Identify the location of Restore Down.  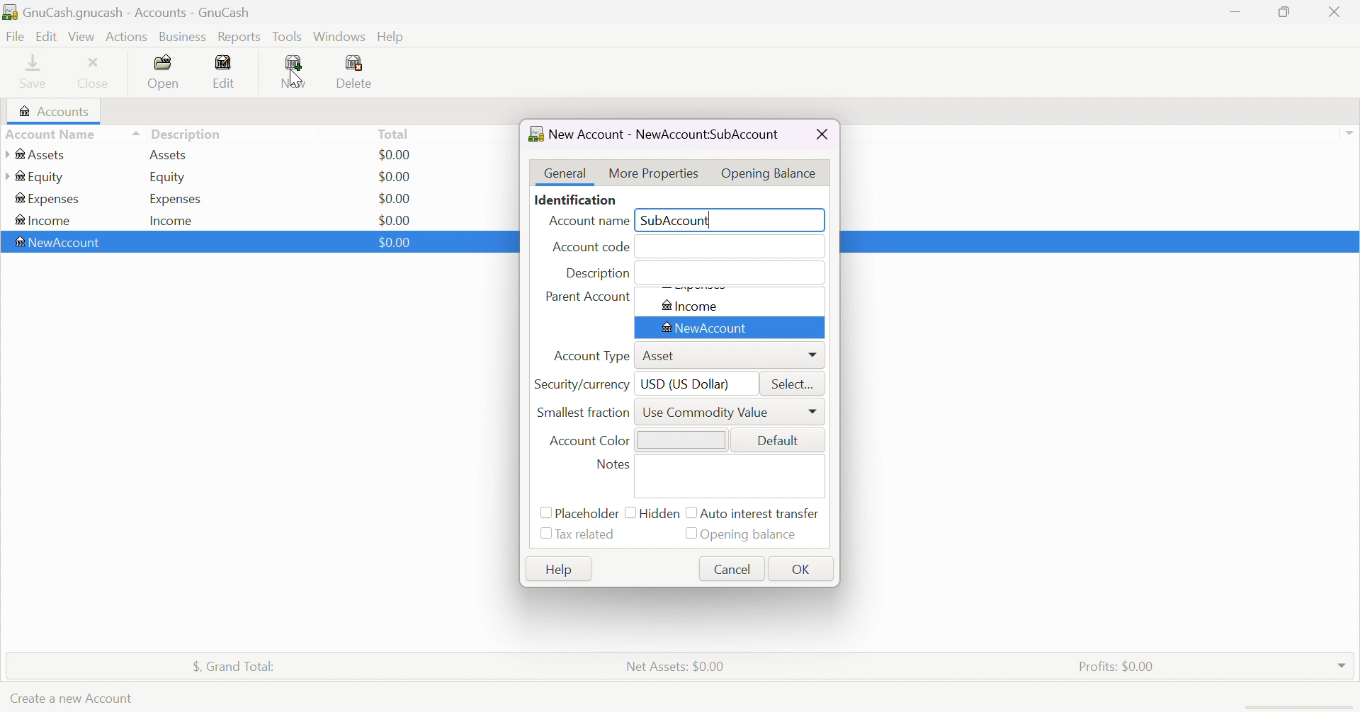
(1282, 12).